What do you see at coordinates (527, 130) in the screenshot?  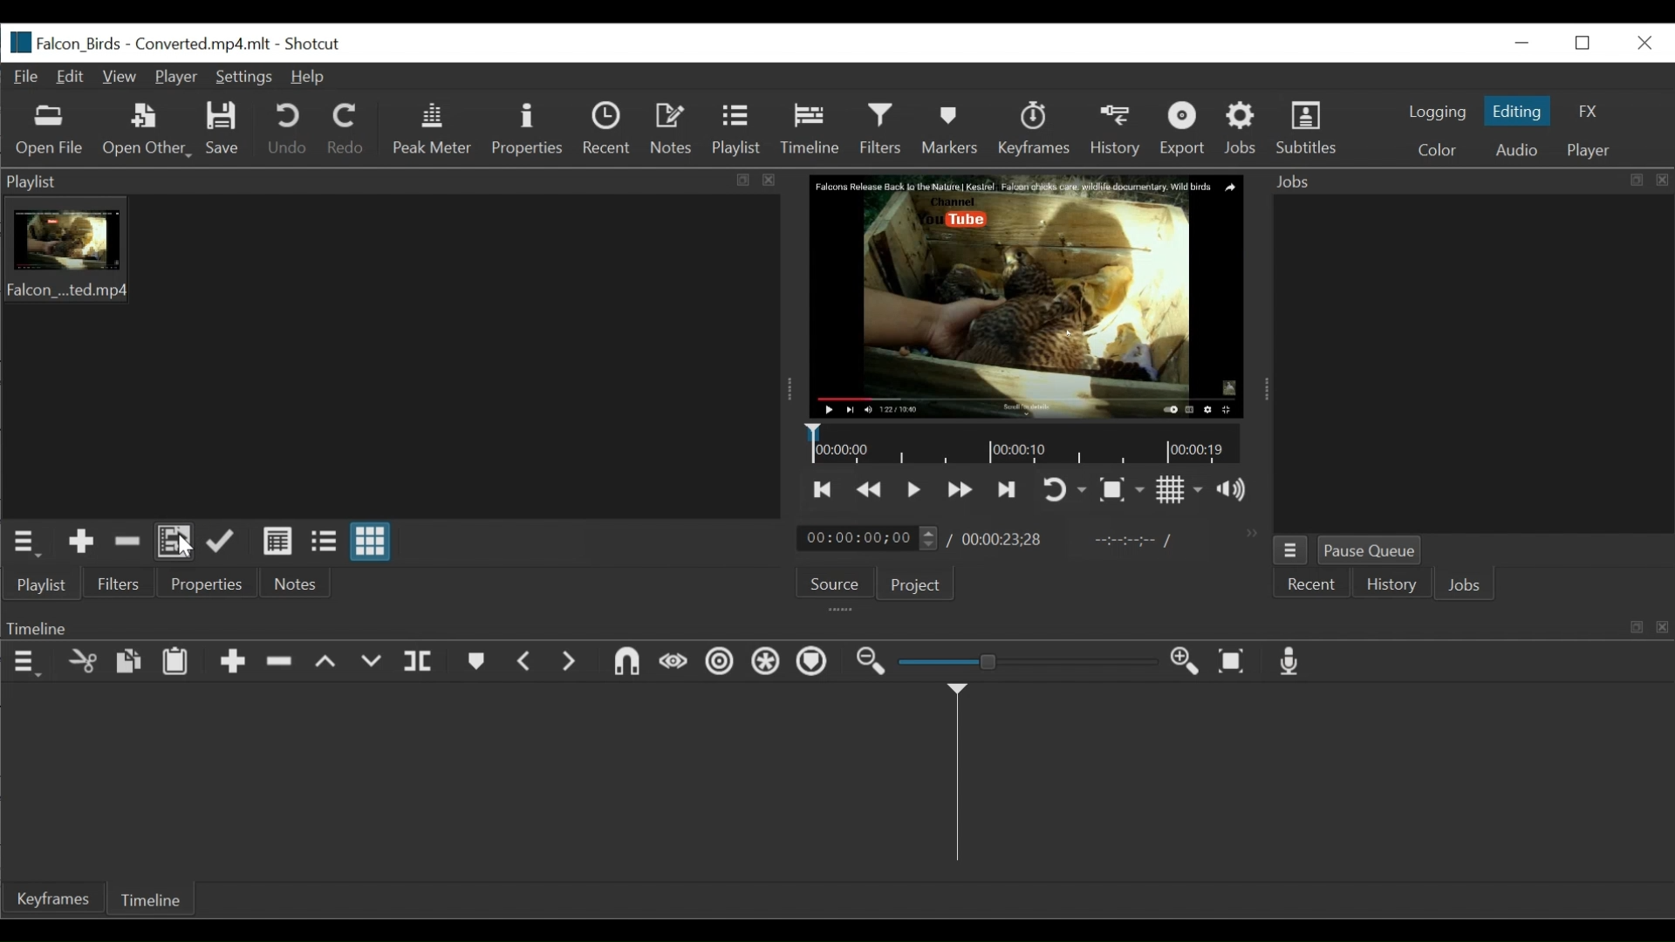 I see `Properties` at bounding box center [527, 130].